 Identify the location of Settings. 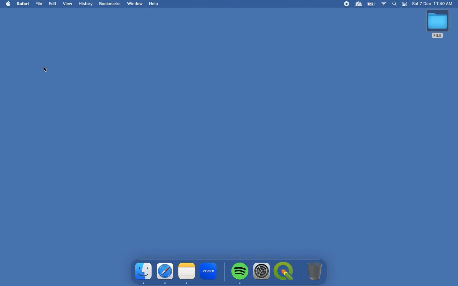
(262, 272).